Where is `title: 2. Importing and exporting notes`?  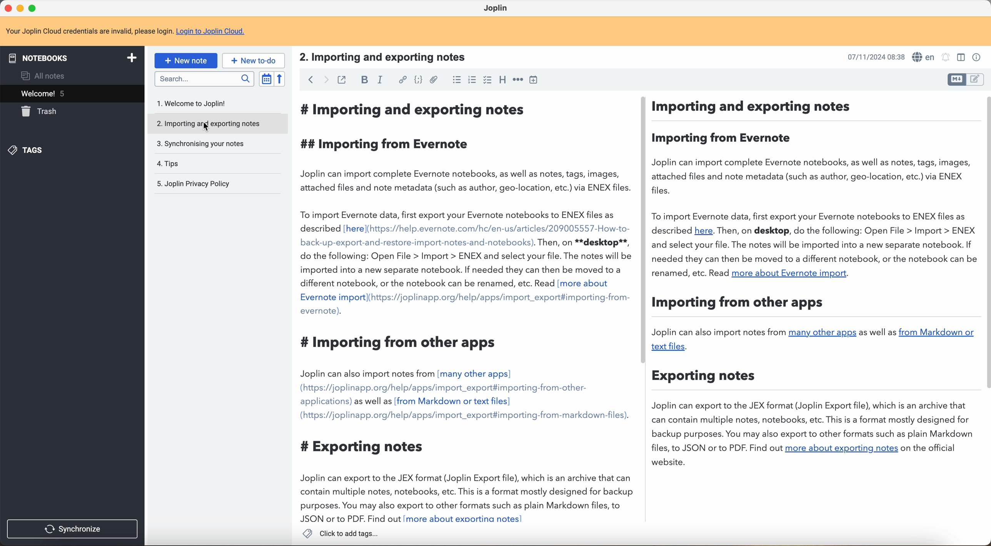 title: 2. Importing and exporting notes is located at coordinates (389, 57).